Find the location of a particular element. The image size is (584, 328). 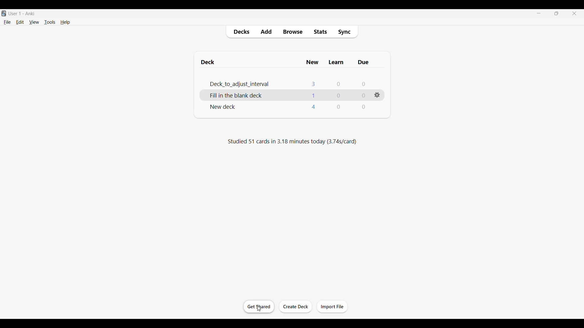

Add is located at coordinates (267, 32).